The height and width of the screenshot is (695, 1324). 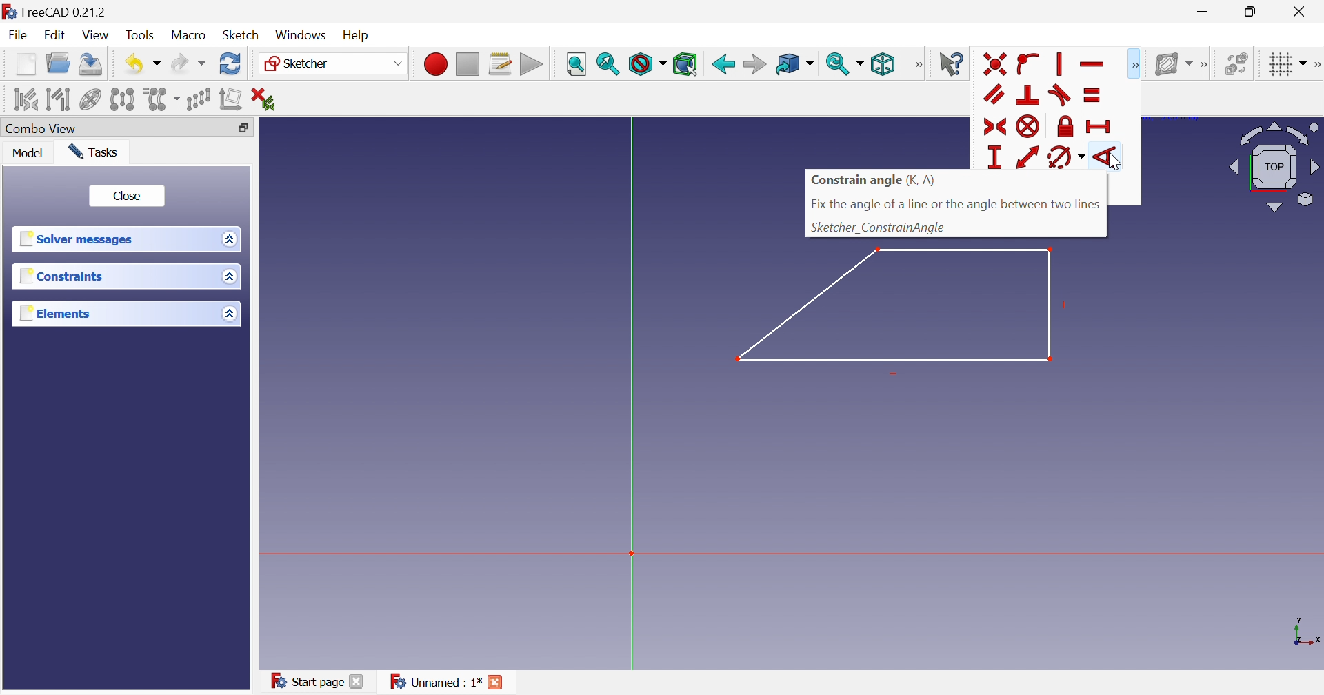 I want to click on Edit, so click(x=56, y=36).